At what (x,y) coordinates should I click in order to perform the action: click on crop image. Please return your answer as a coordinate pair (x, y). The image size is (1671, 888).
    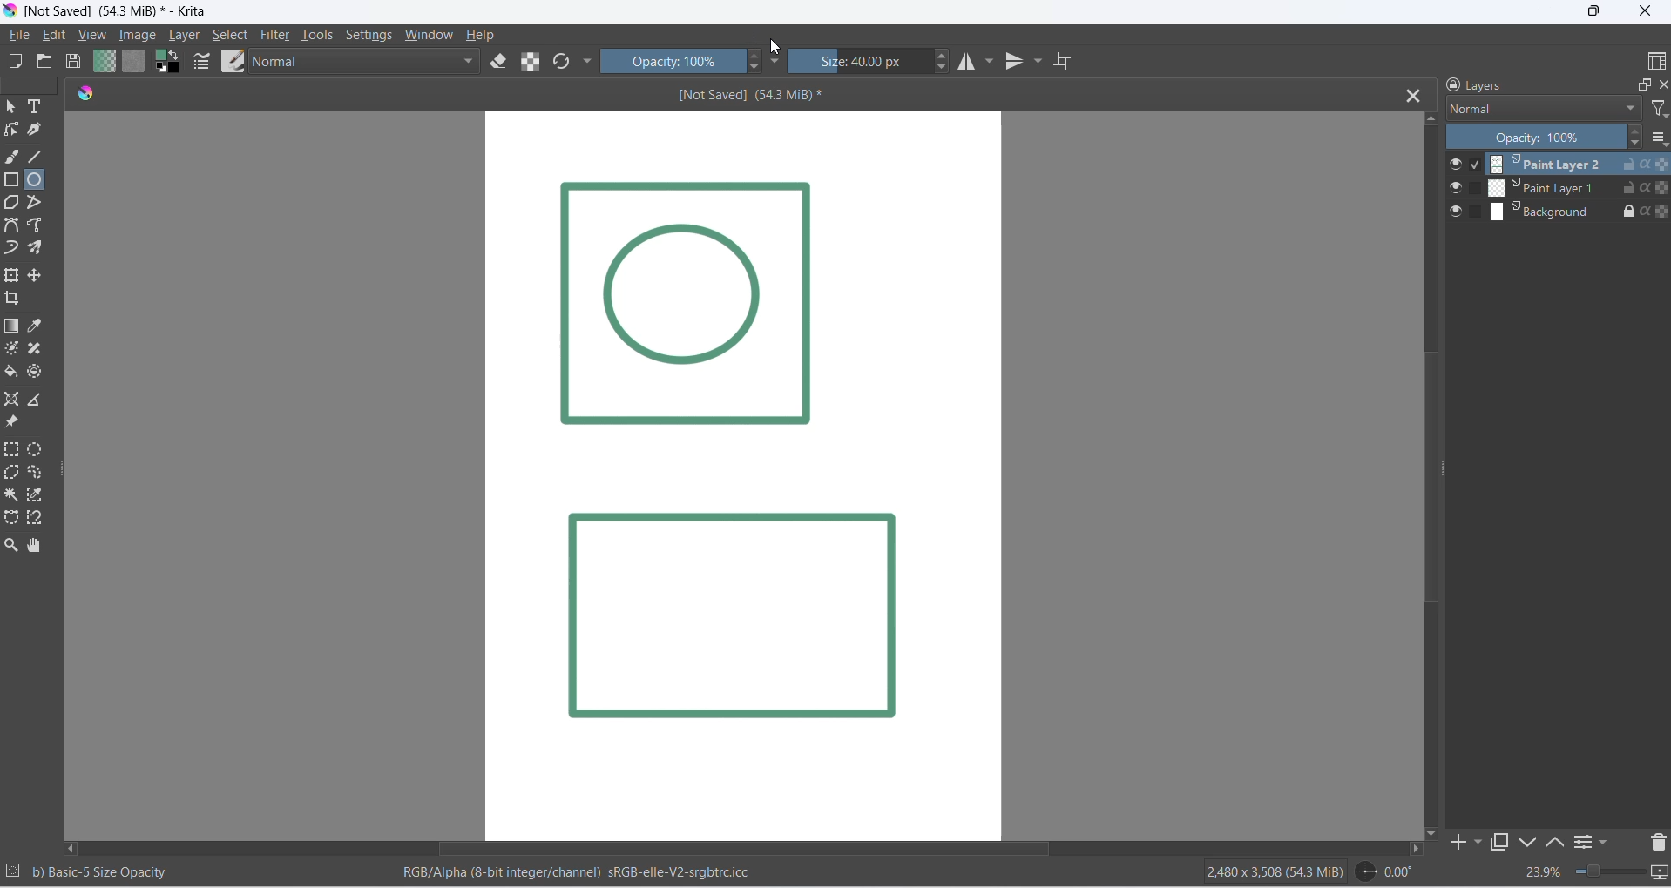
    Looking at the image, I should click on (16, 300).